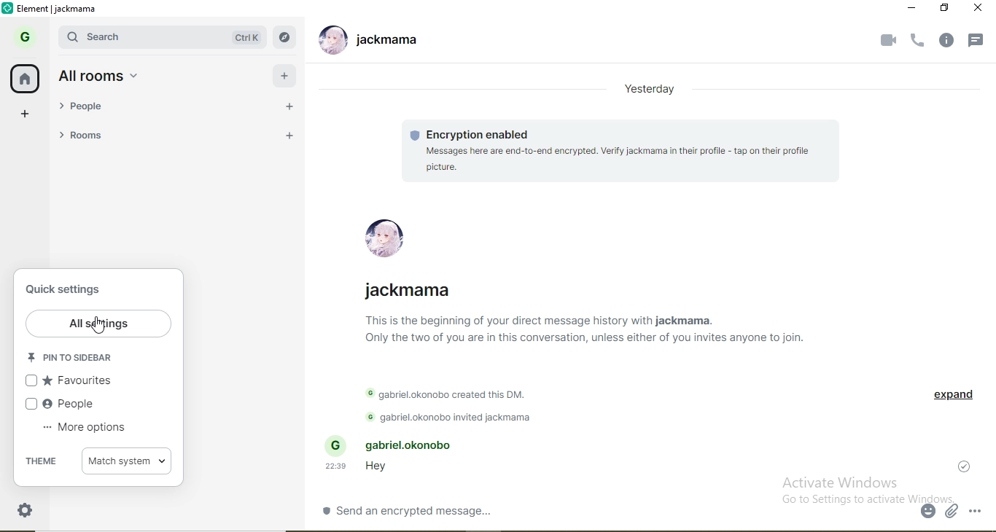  Describe the element at coordinates (607, 337) in the screenshot. I see `text 1` at that location.